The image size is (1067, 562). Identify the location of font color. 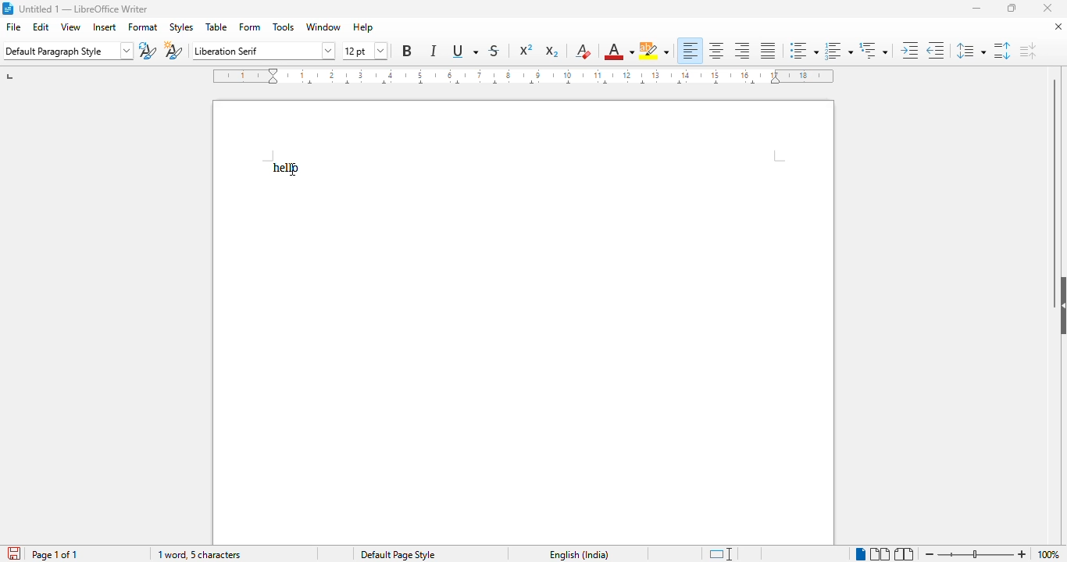
(619, 51).